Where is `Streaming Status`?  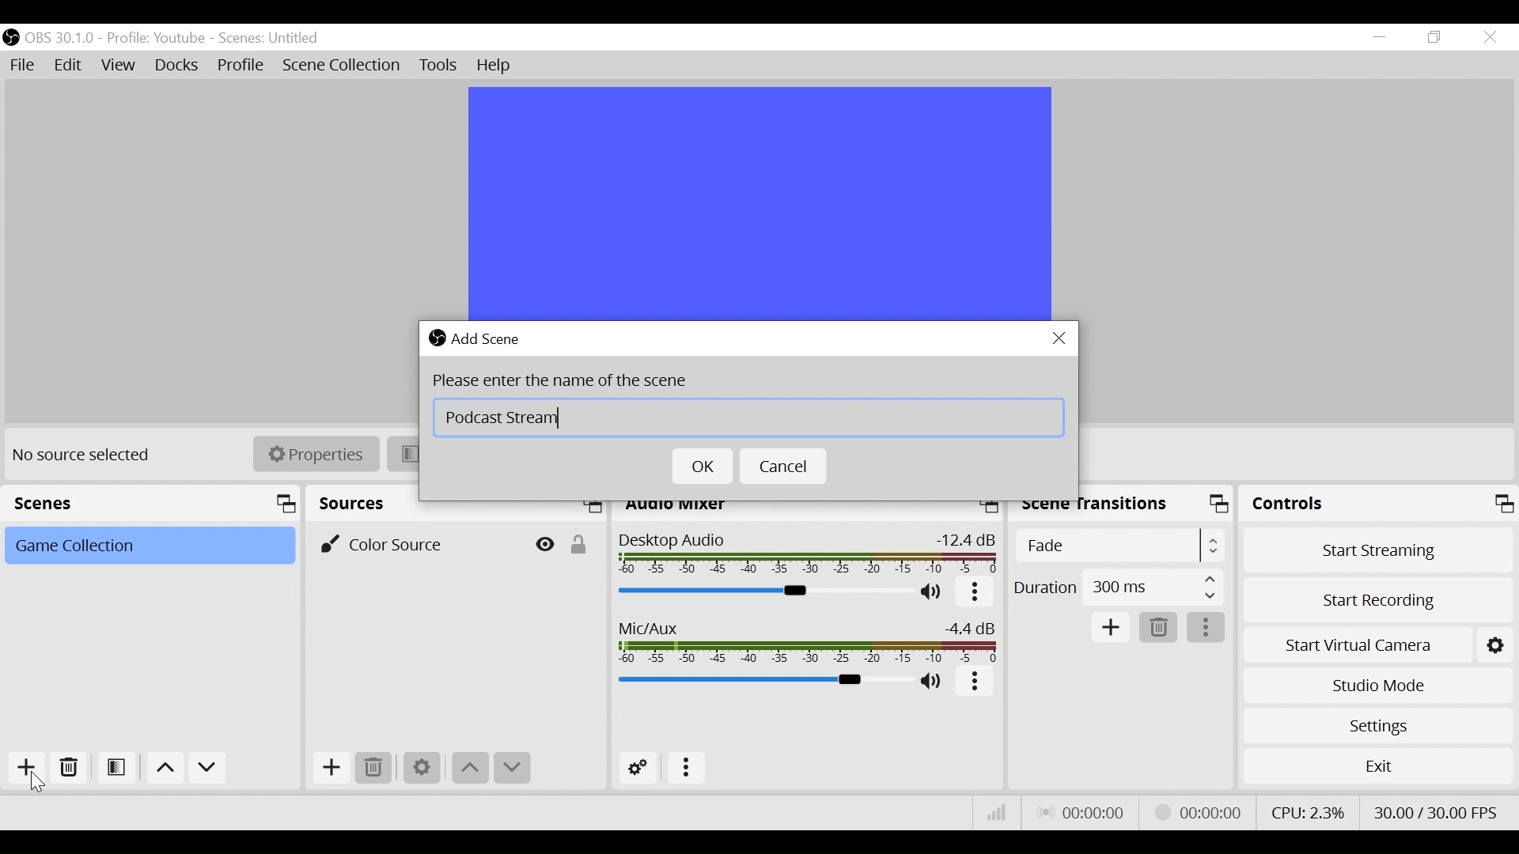 Streaming Status is located at coordinates (1195, 811).